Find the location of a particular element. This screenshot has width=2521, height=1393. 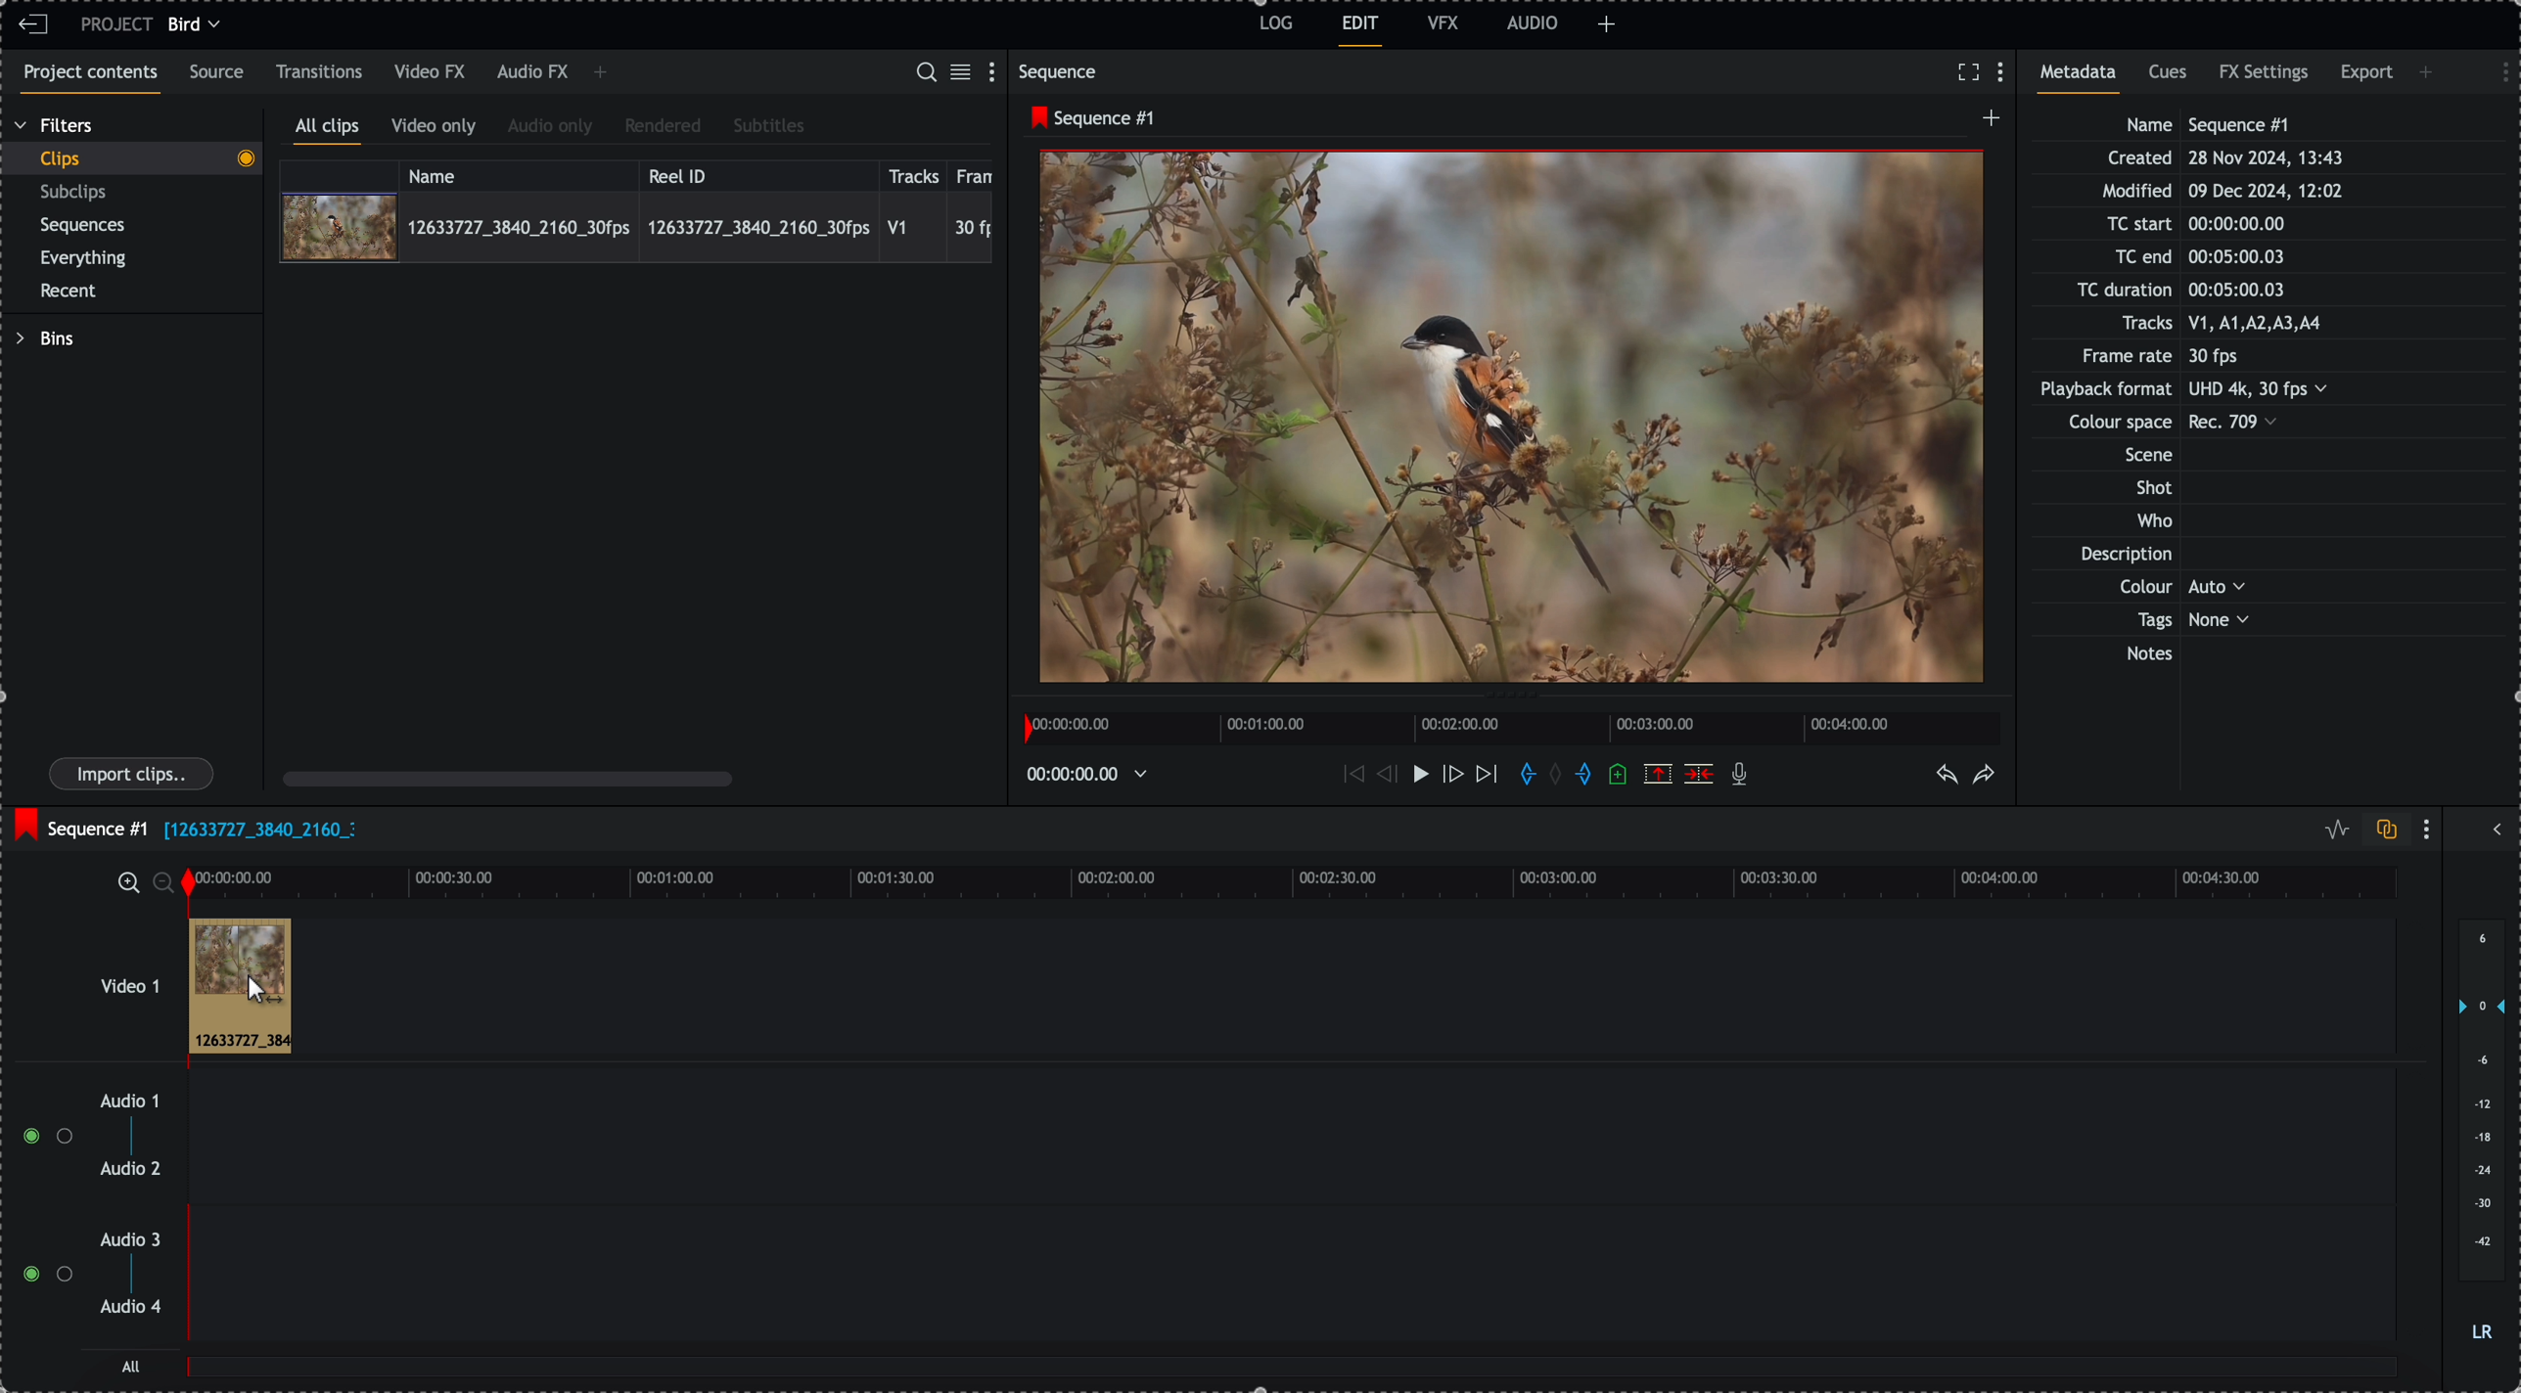

all is located at coordinates (1294, 1376).